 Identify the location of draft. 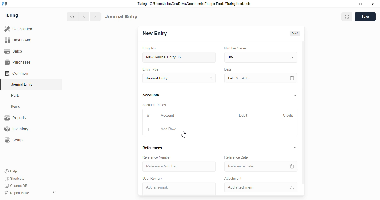
(295, 33).